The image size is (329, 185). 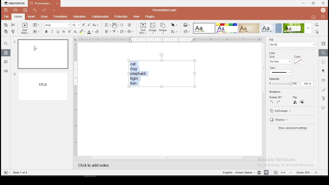 What do you see at coordinates (35, 10) in the screenshot?
I see `undo` at bounding box center [35, 10].